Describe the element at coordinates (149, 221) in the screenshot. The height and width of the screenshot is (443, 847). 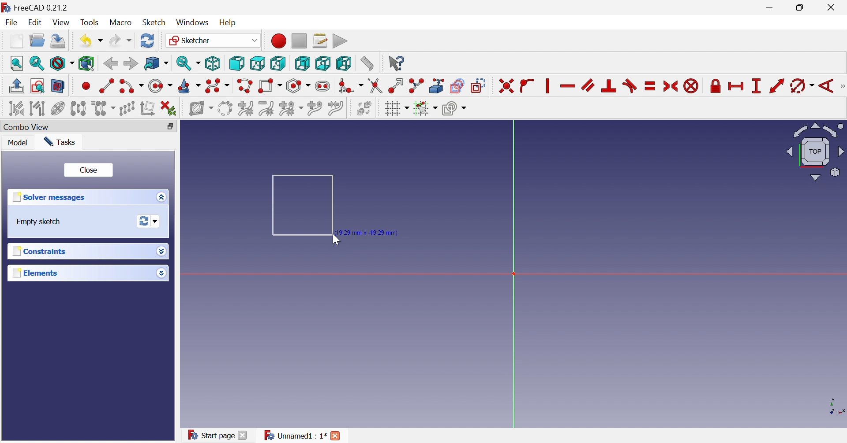
I see `Forces recomputation of active document` at that location.